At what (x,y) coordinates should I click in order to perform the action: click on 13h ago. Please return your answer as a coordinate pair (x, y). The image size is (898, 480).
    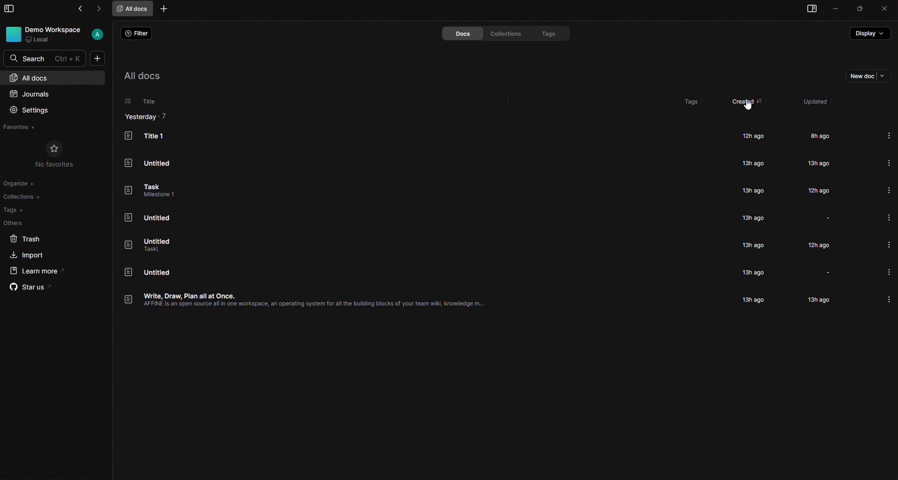
    Looking at the image, I should click on (817, 300).